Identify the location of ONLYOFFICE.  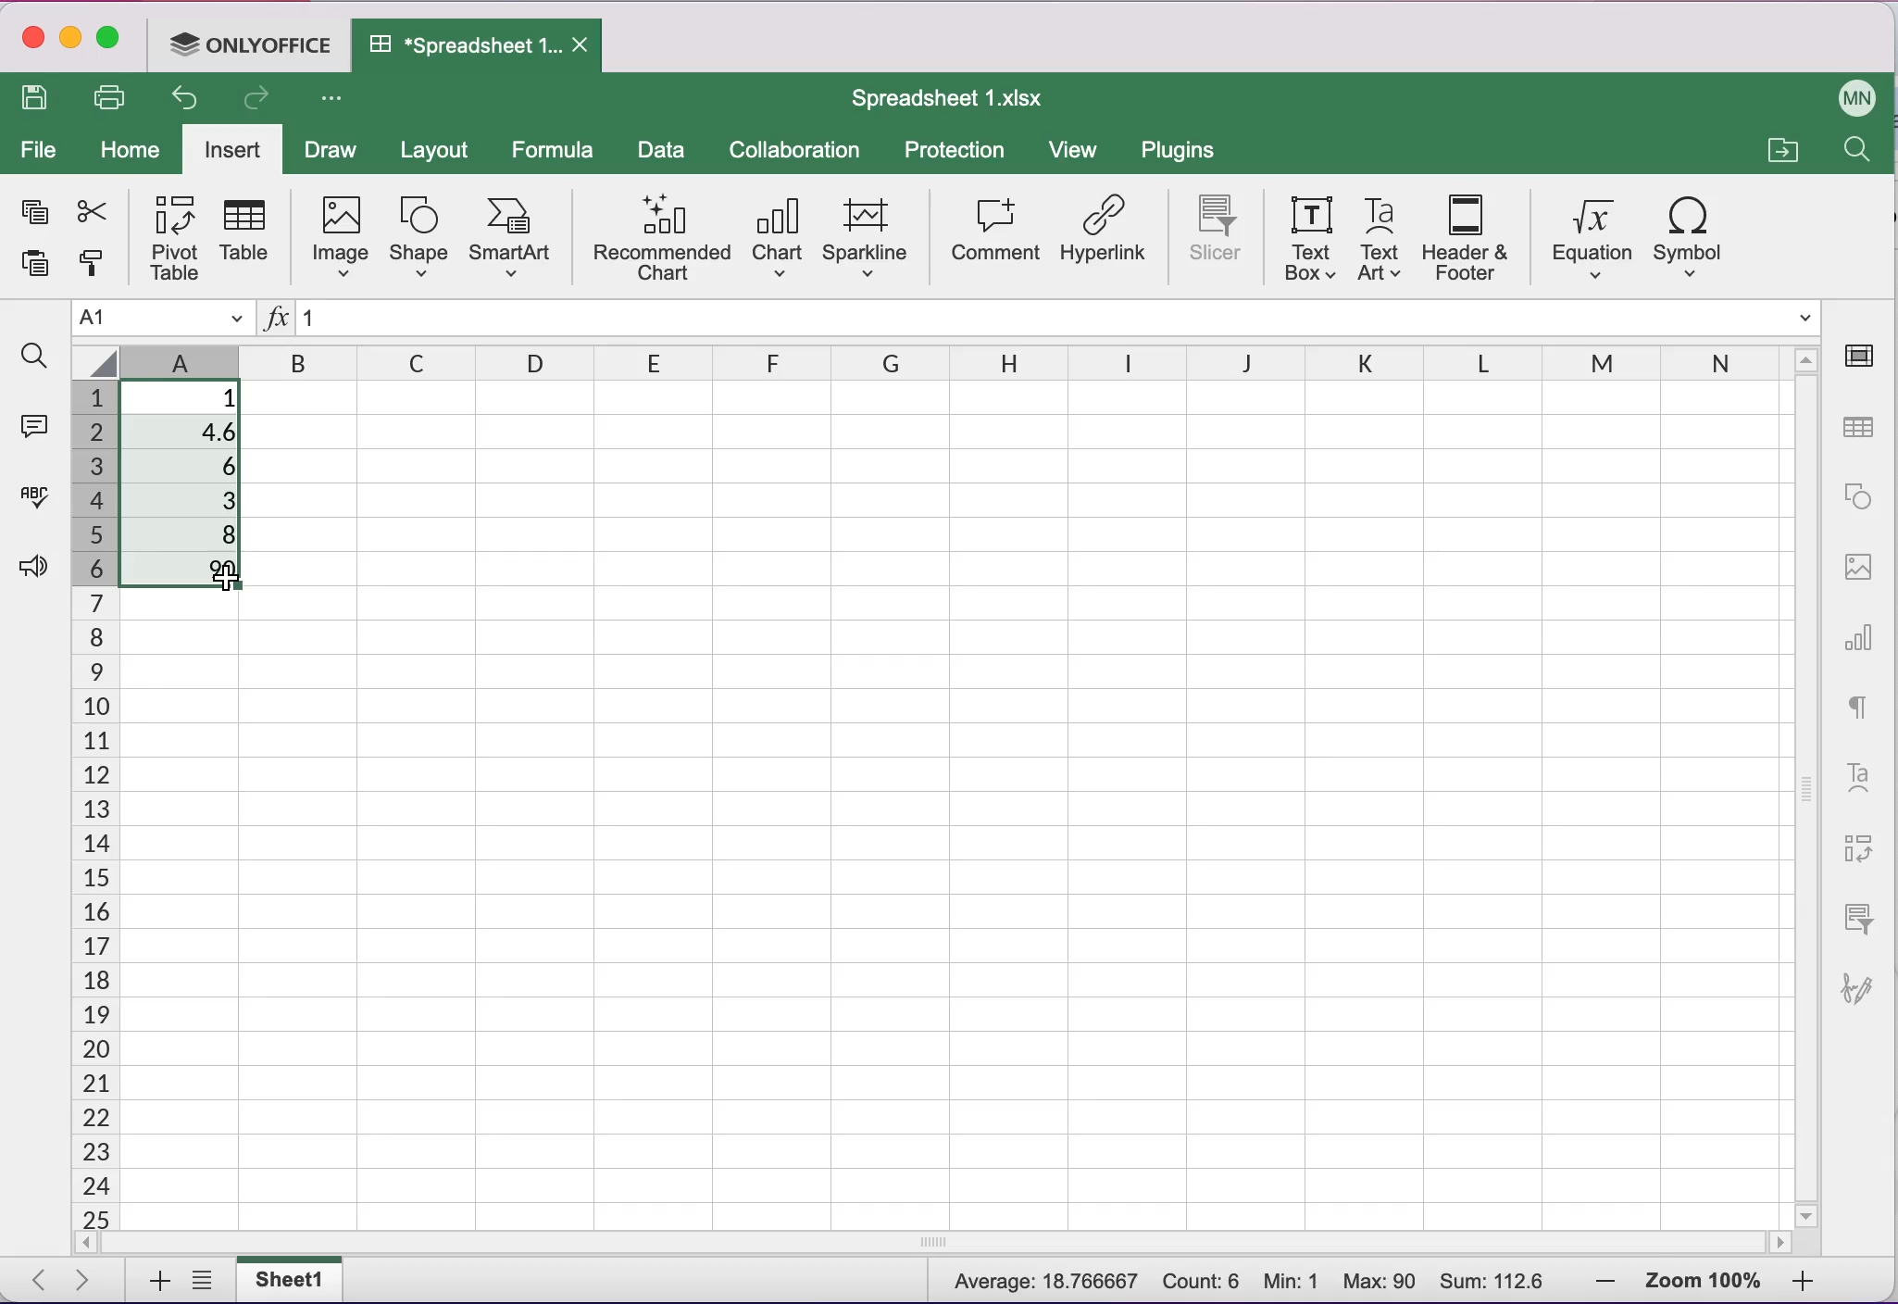
(253, 44).